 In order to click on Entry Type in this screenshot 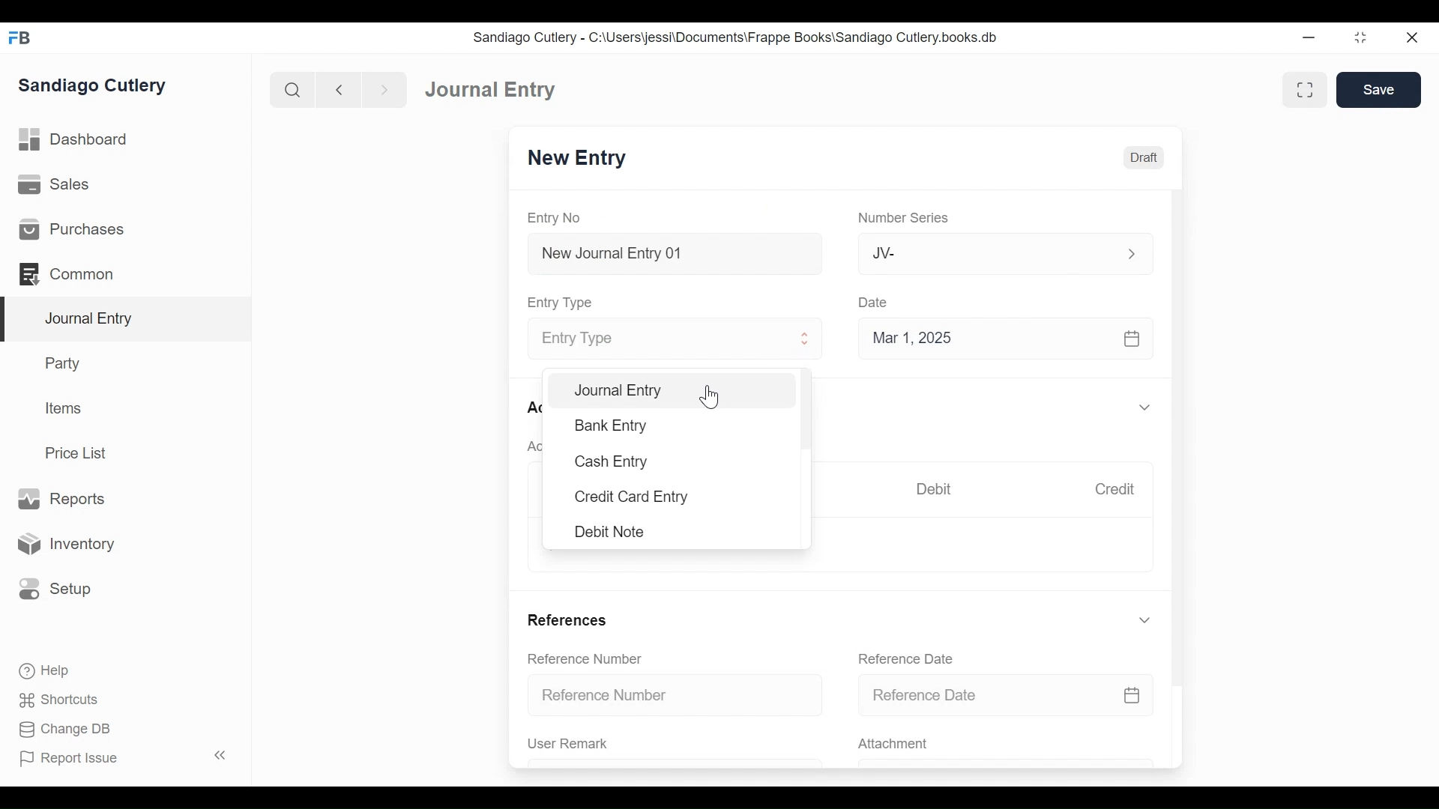, I will do `click(559, 302)`.